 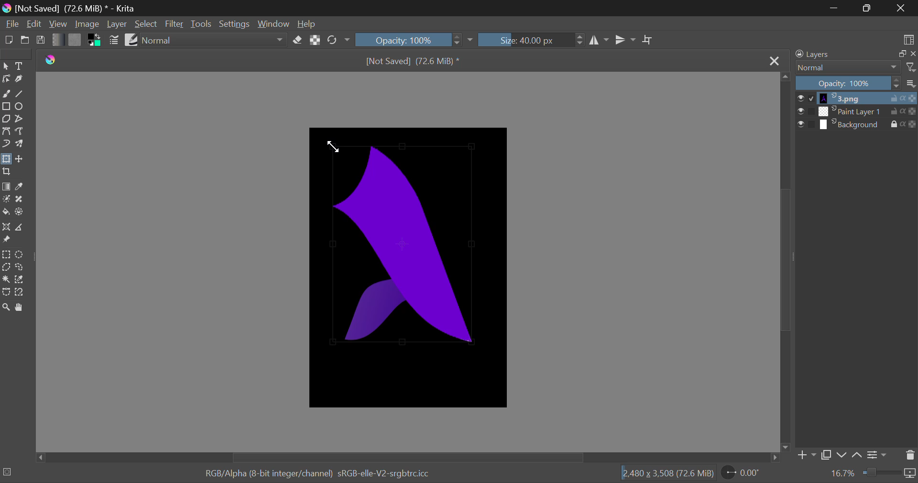 What do you see at coordinates (843, 473) in the screenshot?
I see `Zoom value` at bounding box center [843, 473].